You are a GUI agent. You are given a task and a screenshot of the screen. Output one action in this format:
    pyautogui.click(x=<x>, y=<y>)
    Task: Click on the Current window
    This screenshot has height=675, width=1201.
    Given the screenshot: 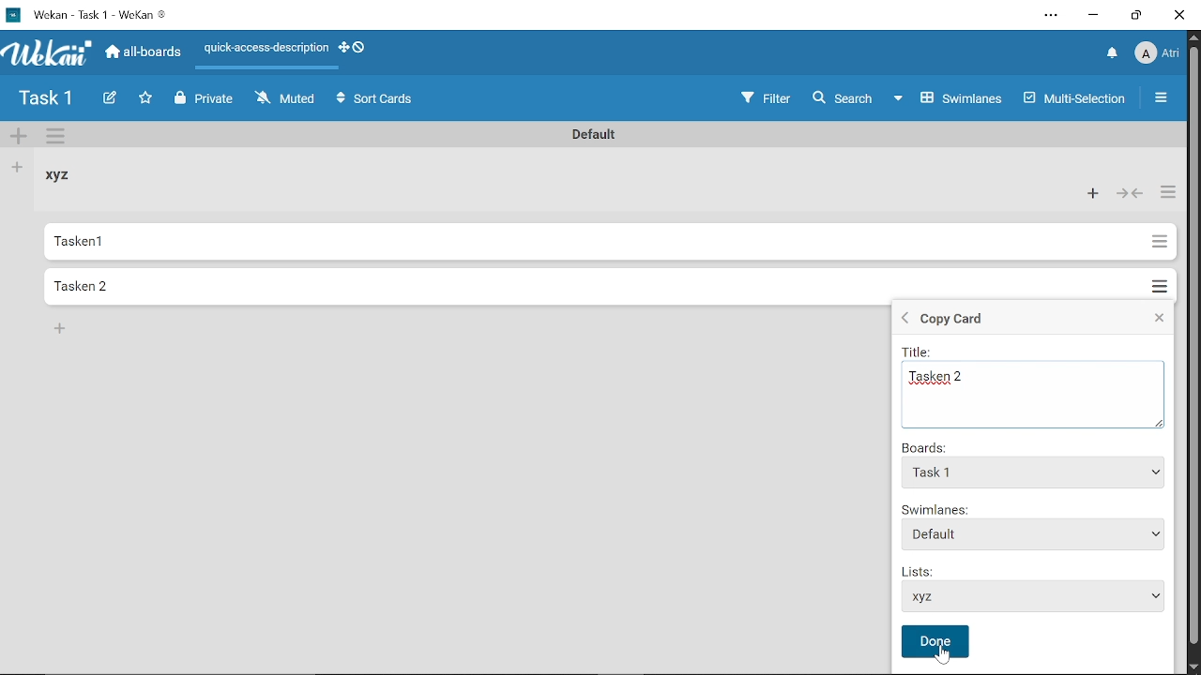 What is the action you would take?
    pyautogui.click(x=96, y=15)
    